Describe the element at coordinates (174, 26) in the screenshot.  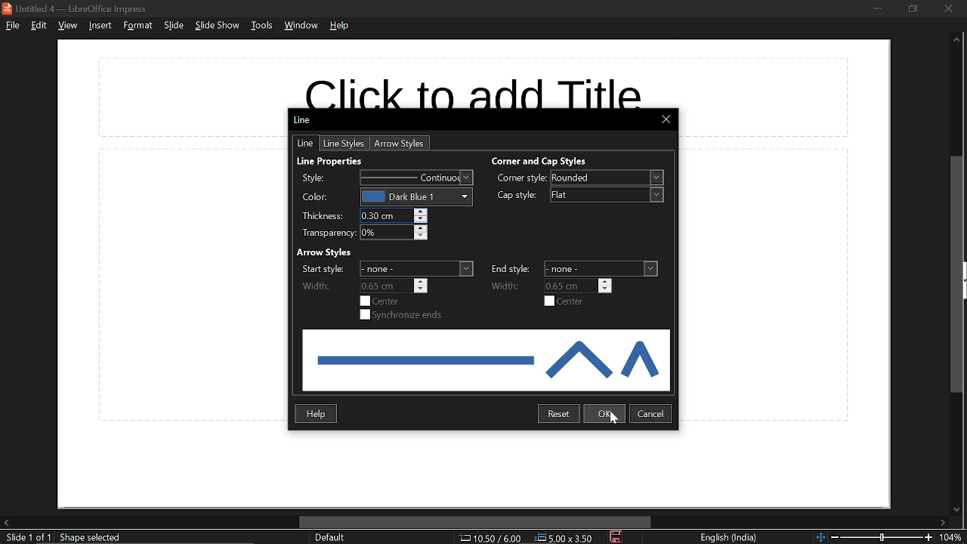
I see `slide` at that location.